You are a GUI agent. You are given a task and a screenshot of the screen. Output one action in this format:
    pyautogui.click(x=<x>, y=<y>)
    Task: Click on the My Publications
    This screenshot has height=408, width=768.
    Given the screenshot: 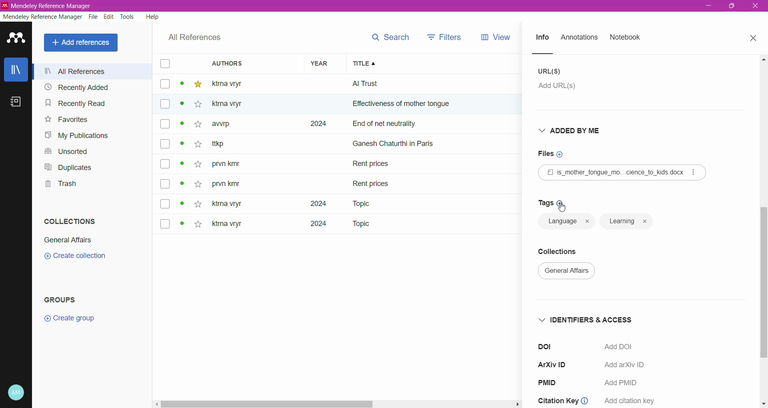 What is the action you would take?
    pyautogui.click(x=78, y=136)
    